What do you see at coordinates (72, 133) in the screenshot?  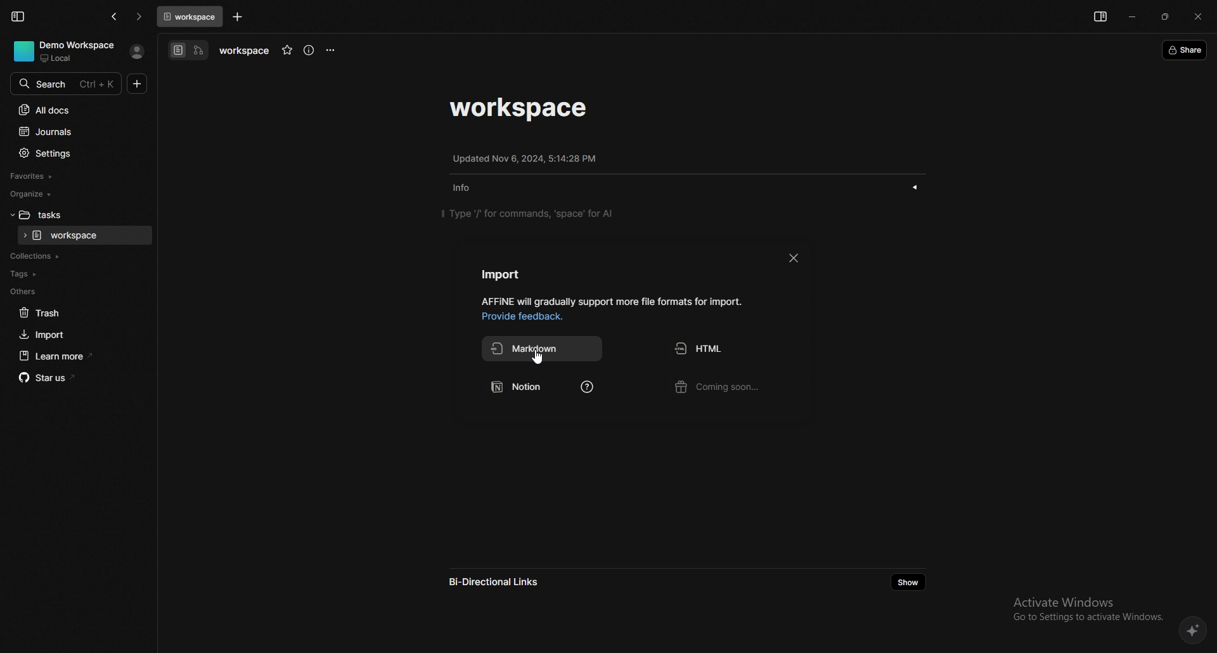 I see `journals` at bounding box center [72, 133].